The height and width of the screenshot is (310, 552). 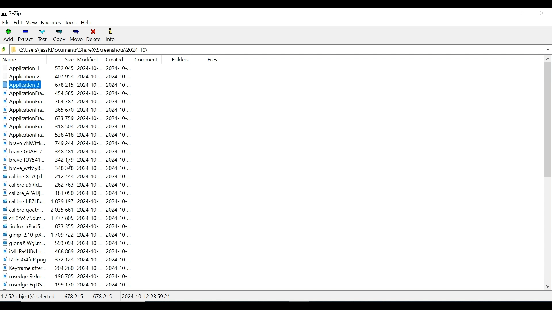 What do you see at coordinates (25, 36) in the screenshot?
I see `Extract` at bounding box center [25, 36].